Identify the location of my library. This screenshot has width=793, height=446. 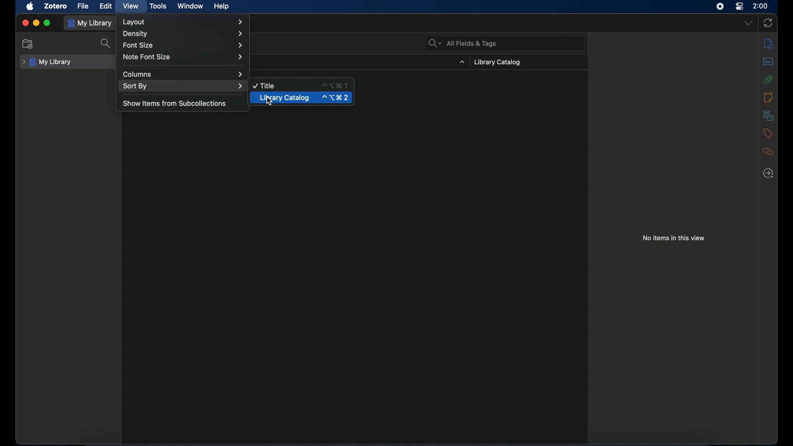
(47, 62).